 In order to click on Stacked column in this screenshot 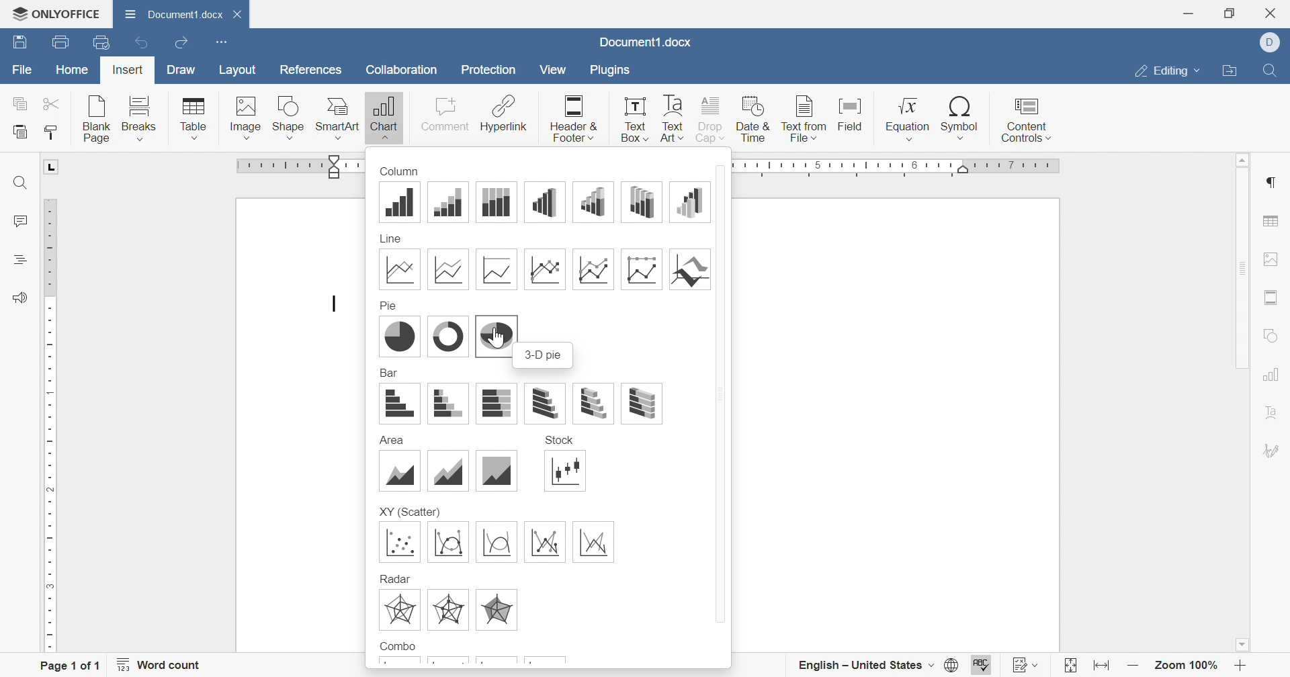, I will do `click(449, 202)`.